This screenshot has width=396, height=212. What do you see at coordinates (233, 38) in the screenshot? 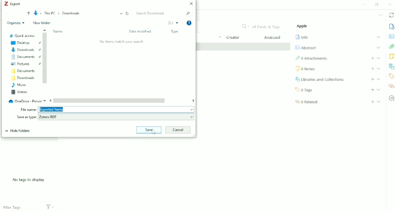
I see `Creator` at bounding box center [233, 38].